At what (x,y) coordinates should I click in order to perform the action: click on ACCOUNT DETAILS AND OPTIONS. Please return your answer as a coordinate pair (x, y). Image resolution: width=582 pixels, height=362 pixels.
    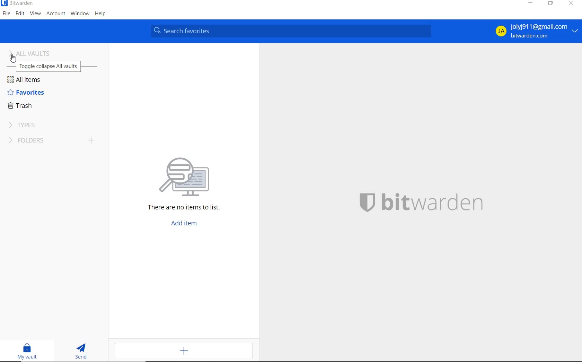
    Looking at the image, I should click on (534, 31).